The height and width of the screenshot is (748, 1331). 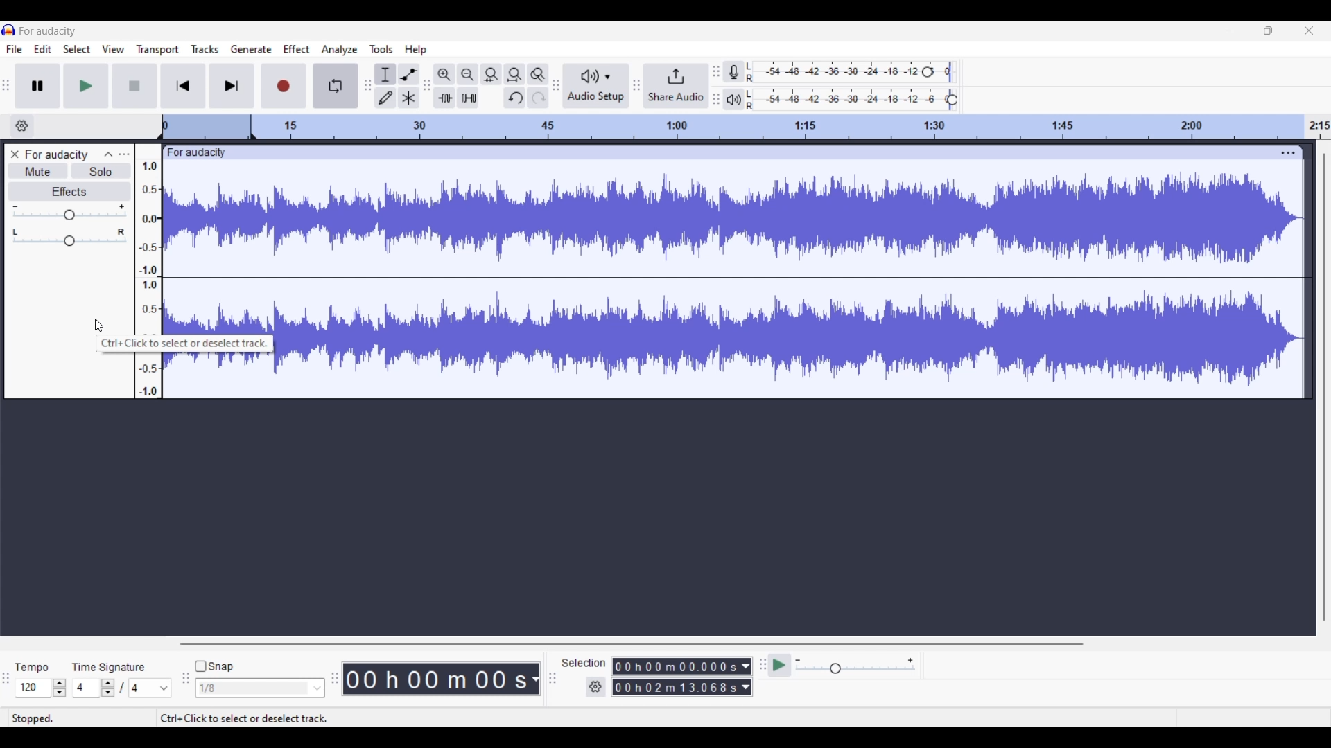 I want to click on Playback level, so click(x=849, y=100).